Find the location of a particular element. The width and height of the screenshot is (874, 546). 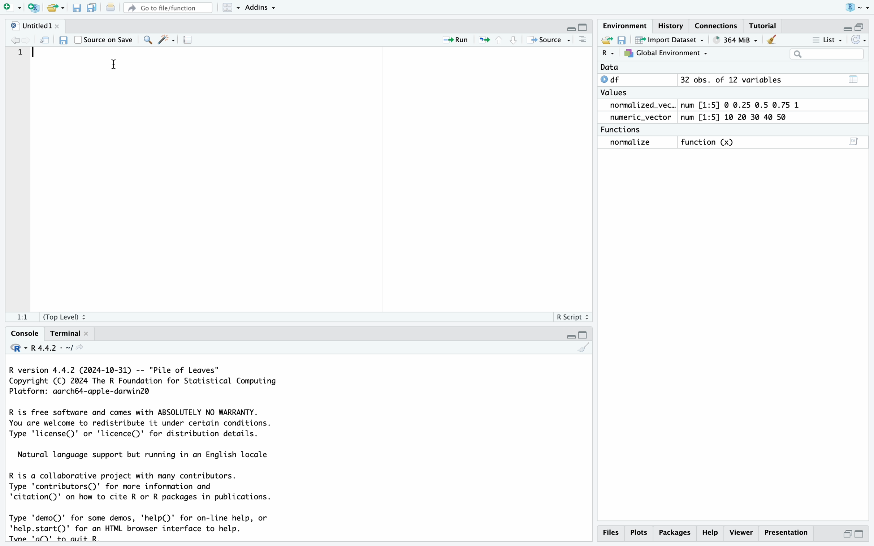

Normalize is located at coordinates (631, 143).